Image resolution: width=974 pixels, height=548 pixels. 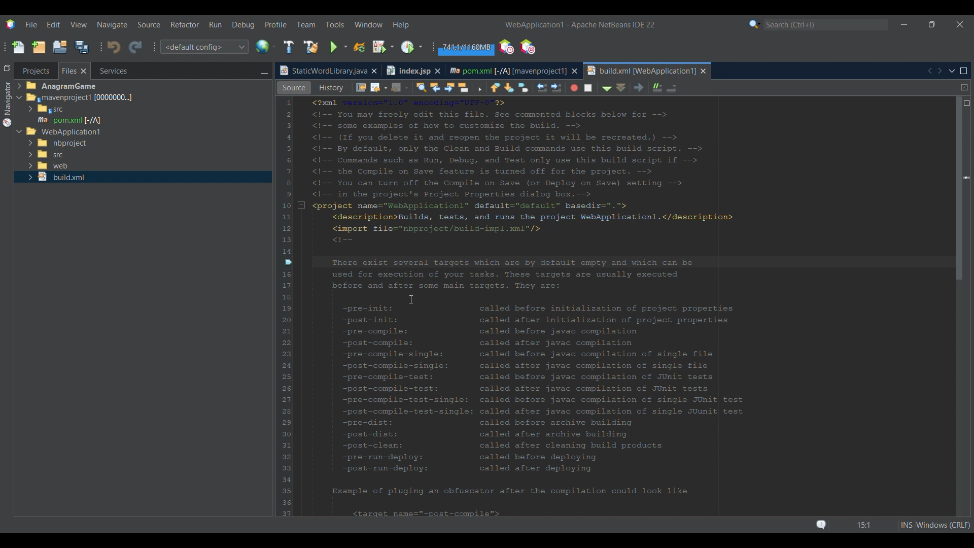 I want to click on History view, so click(x=418, y=86).